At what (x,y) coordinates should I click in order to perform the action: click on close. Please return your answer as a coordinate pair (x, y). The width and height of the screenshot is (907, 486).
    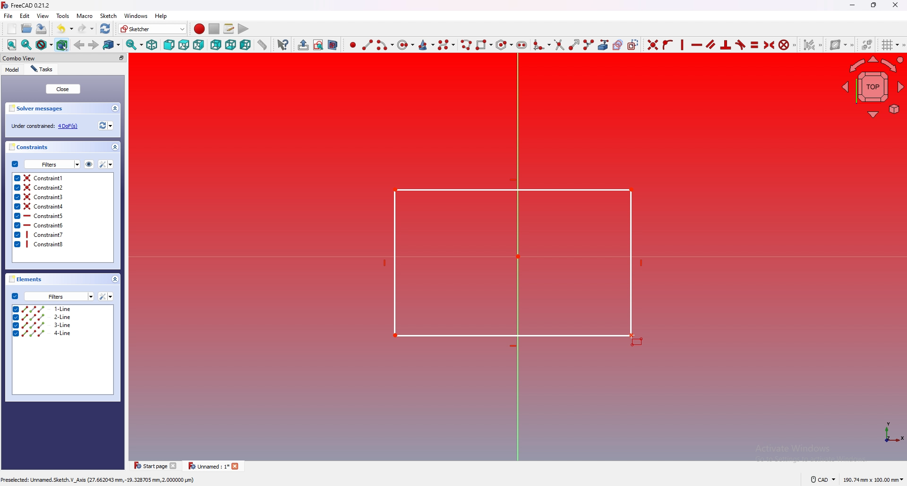
    Looking at the image, I should click on (893, 5).